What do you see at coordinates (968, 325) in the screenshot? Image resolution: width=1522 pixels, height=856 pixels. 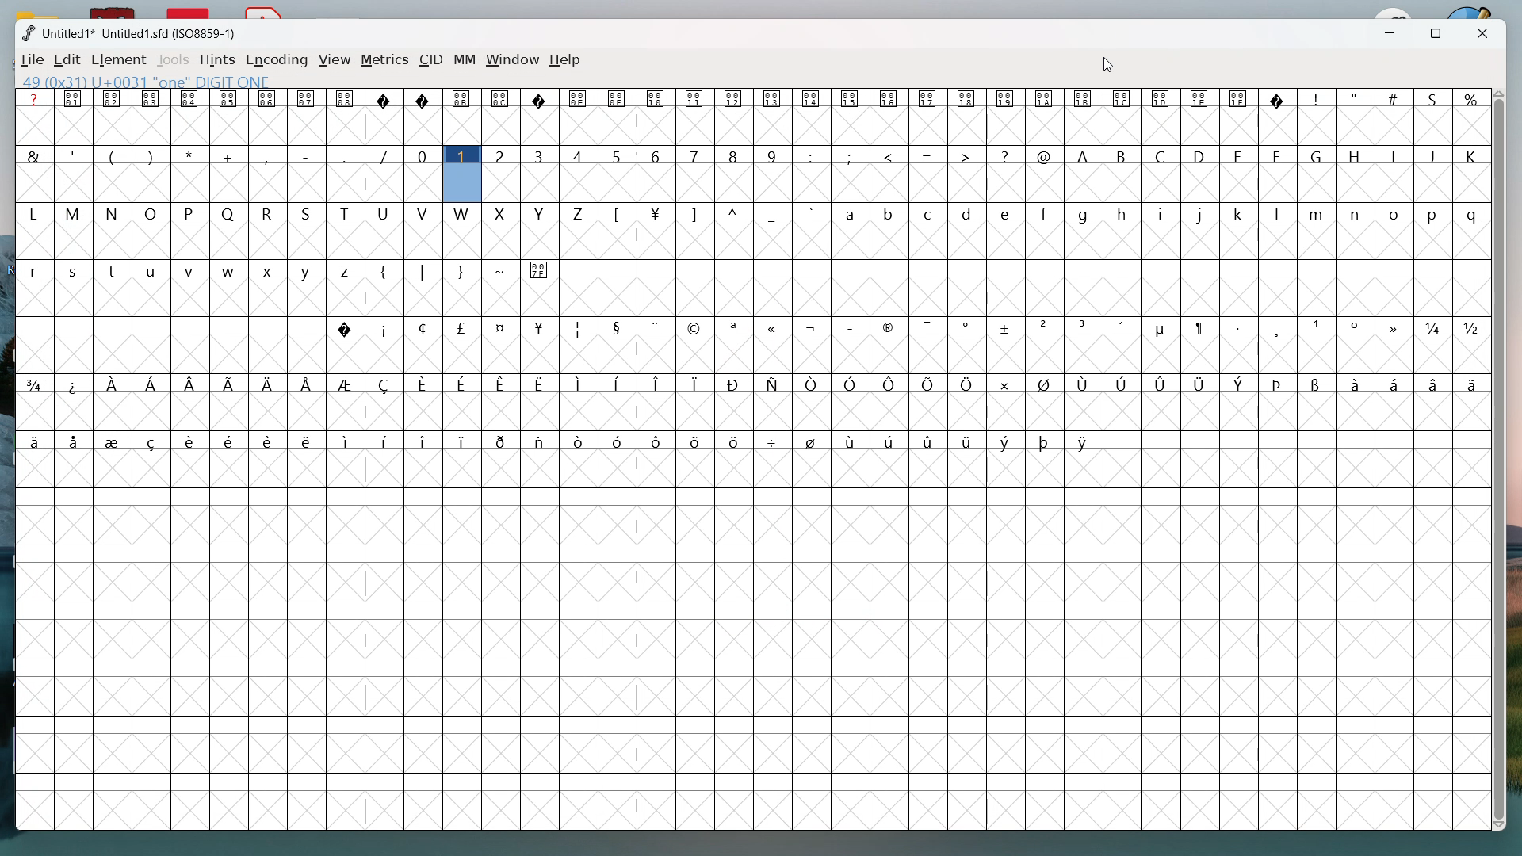 I see `symbol` at bounding box center [968, 325].